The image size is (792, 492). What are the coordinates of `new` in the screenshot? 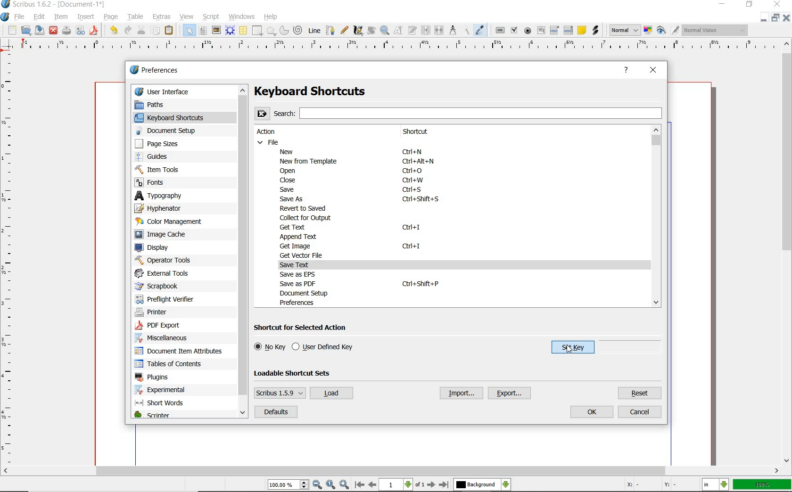 It's located at (289, 151).